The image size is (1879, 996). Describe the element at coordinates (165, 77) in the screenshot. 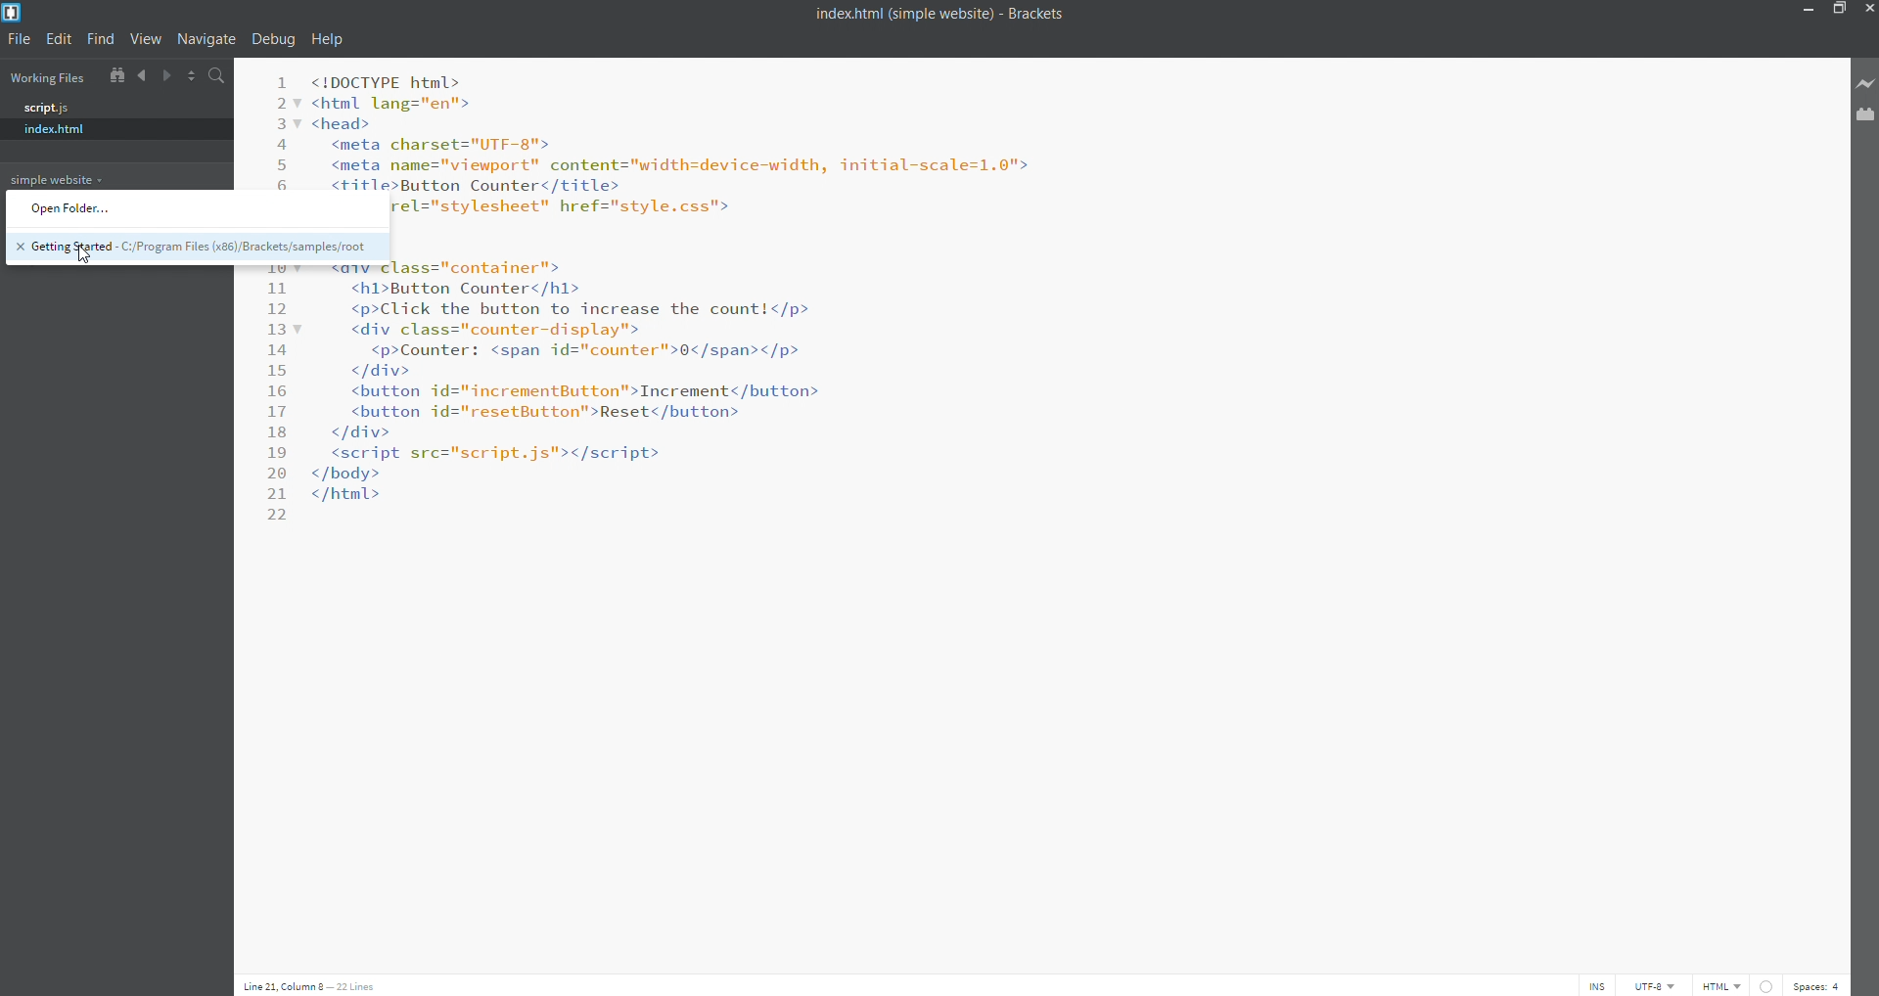

I see `navigate forward` at that location.